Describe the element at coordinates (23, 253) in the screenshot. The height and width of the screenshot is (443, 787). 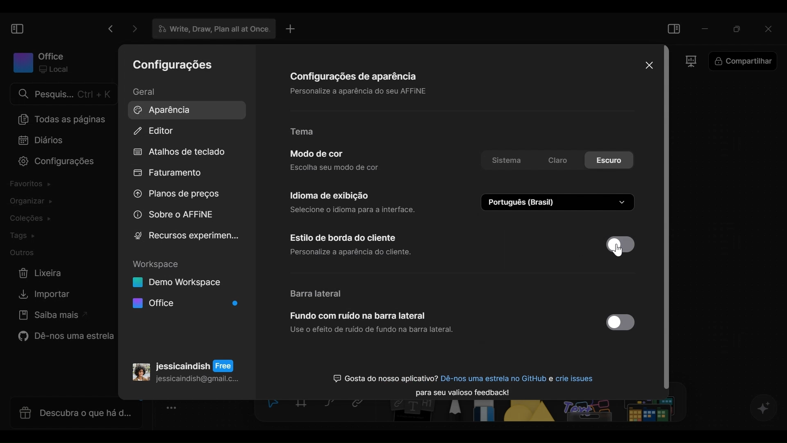
I see `Other` at that location.